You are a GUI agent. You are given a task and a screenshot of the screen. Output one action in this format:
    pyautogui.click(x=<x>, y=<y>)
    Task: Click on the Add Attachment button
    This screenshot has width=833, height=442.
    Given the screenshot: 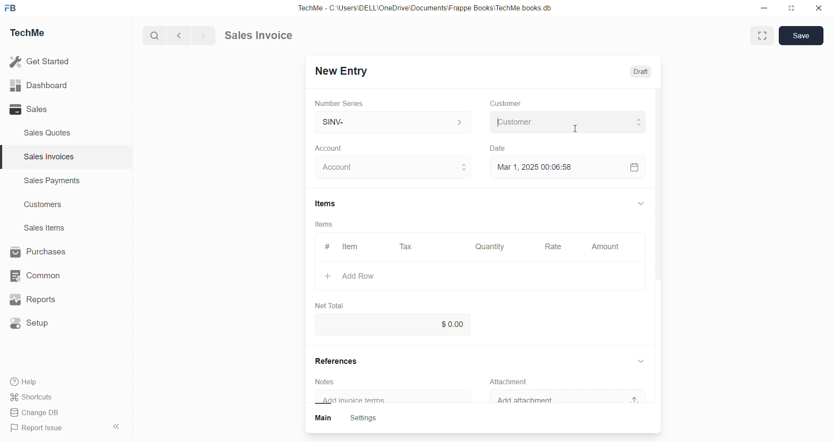 What is the action you would take?
    pyautogui.click(x=640, y=396)
    